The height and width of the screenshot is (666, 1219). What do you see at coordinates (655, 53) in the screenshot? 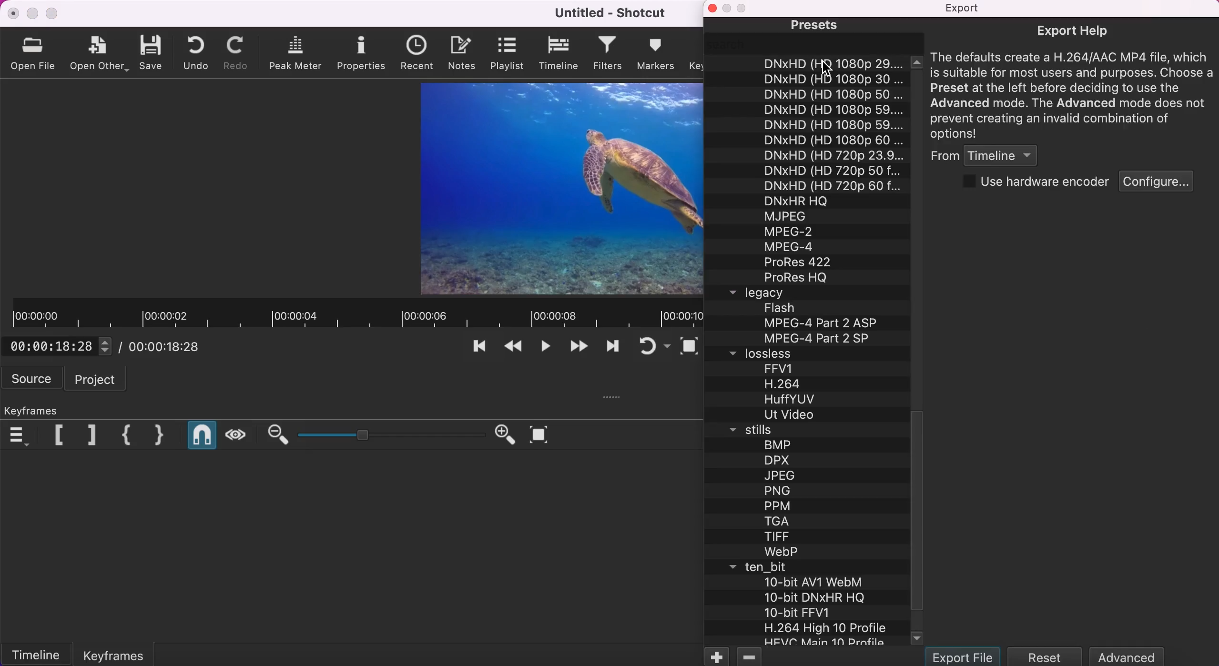
I see `markers` at bounding box center [655, 53].